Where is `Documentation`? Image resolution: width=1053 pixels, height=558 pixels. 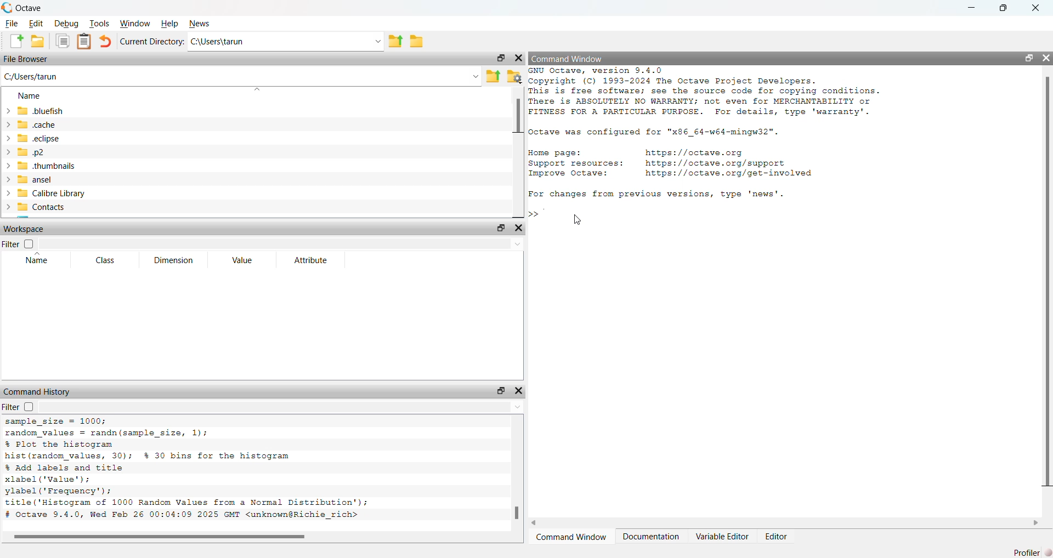 Documentation is located at coordinates (652, 537).